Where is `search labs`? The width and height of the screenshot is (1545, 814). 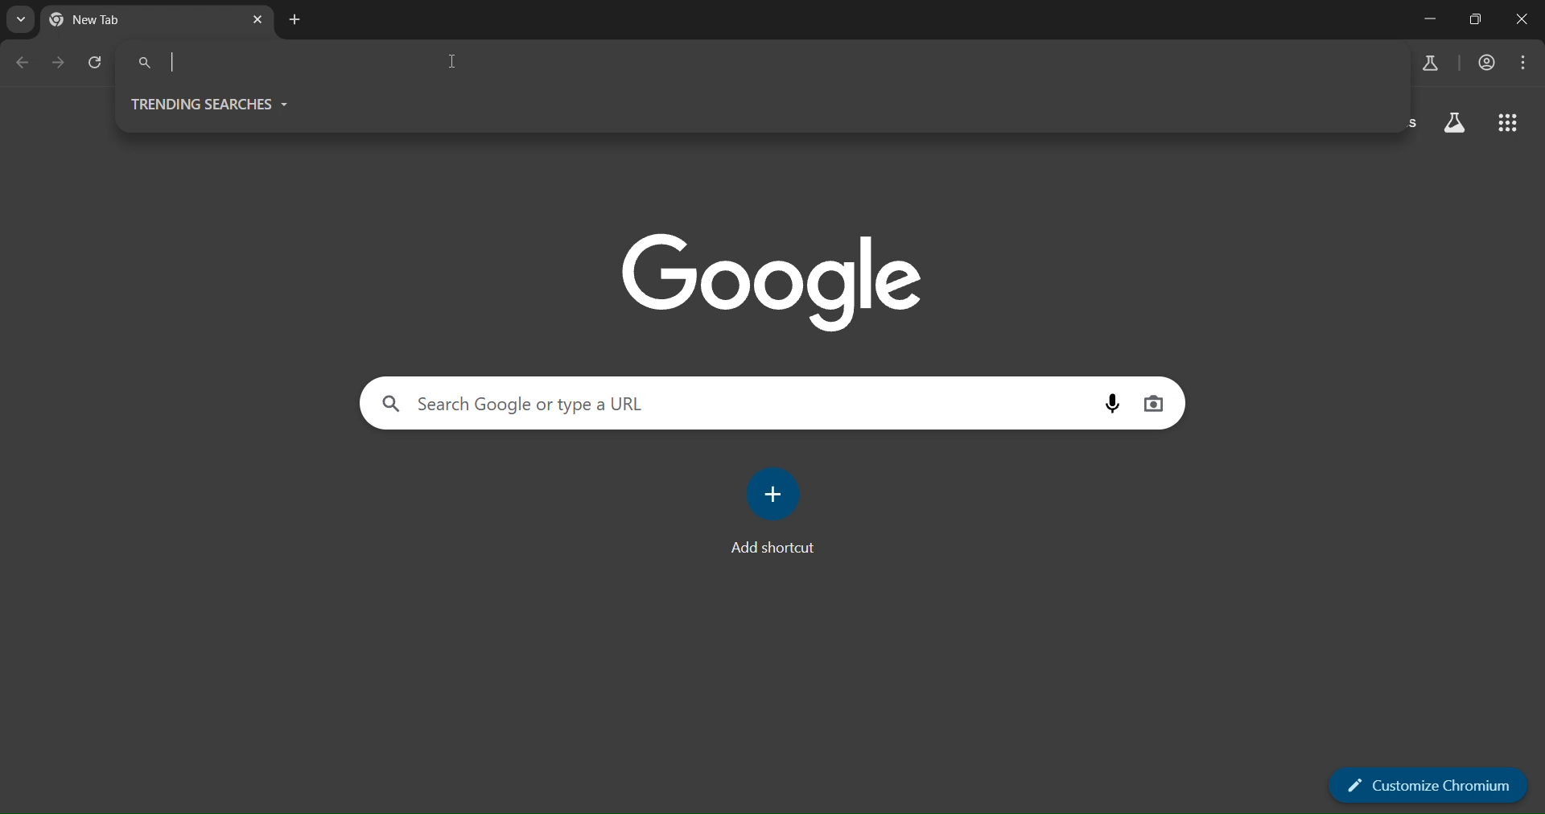
search labs is located at coordinates (1454, 123).